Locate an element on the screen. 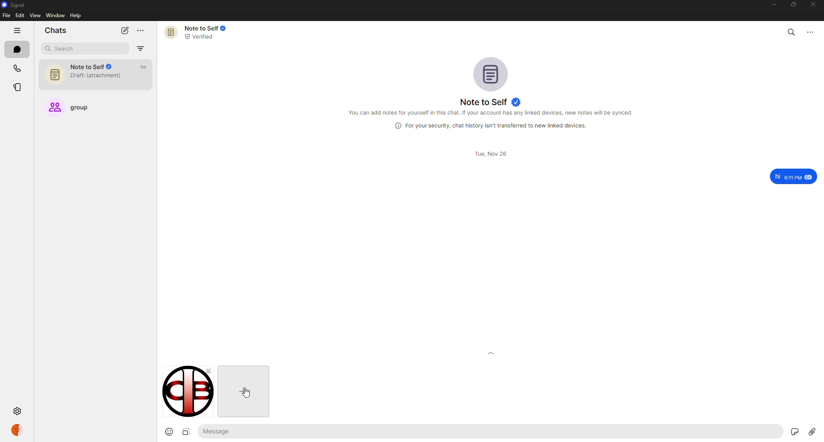 The width and height of the screenshot is (824, 442). message is located at coordinates (248, 432).